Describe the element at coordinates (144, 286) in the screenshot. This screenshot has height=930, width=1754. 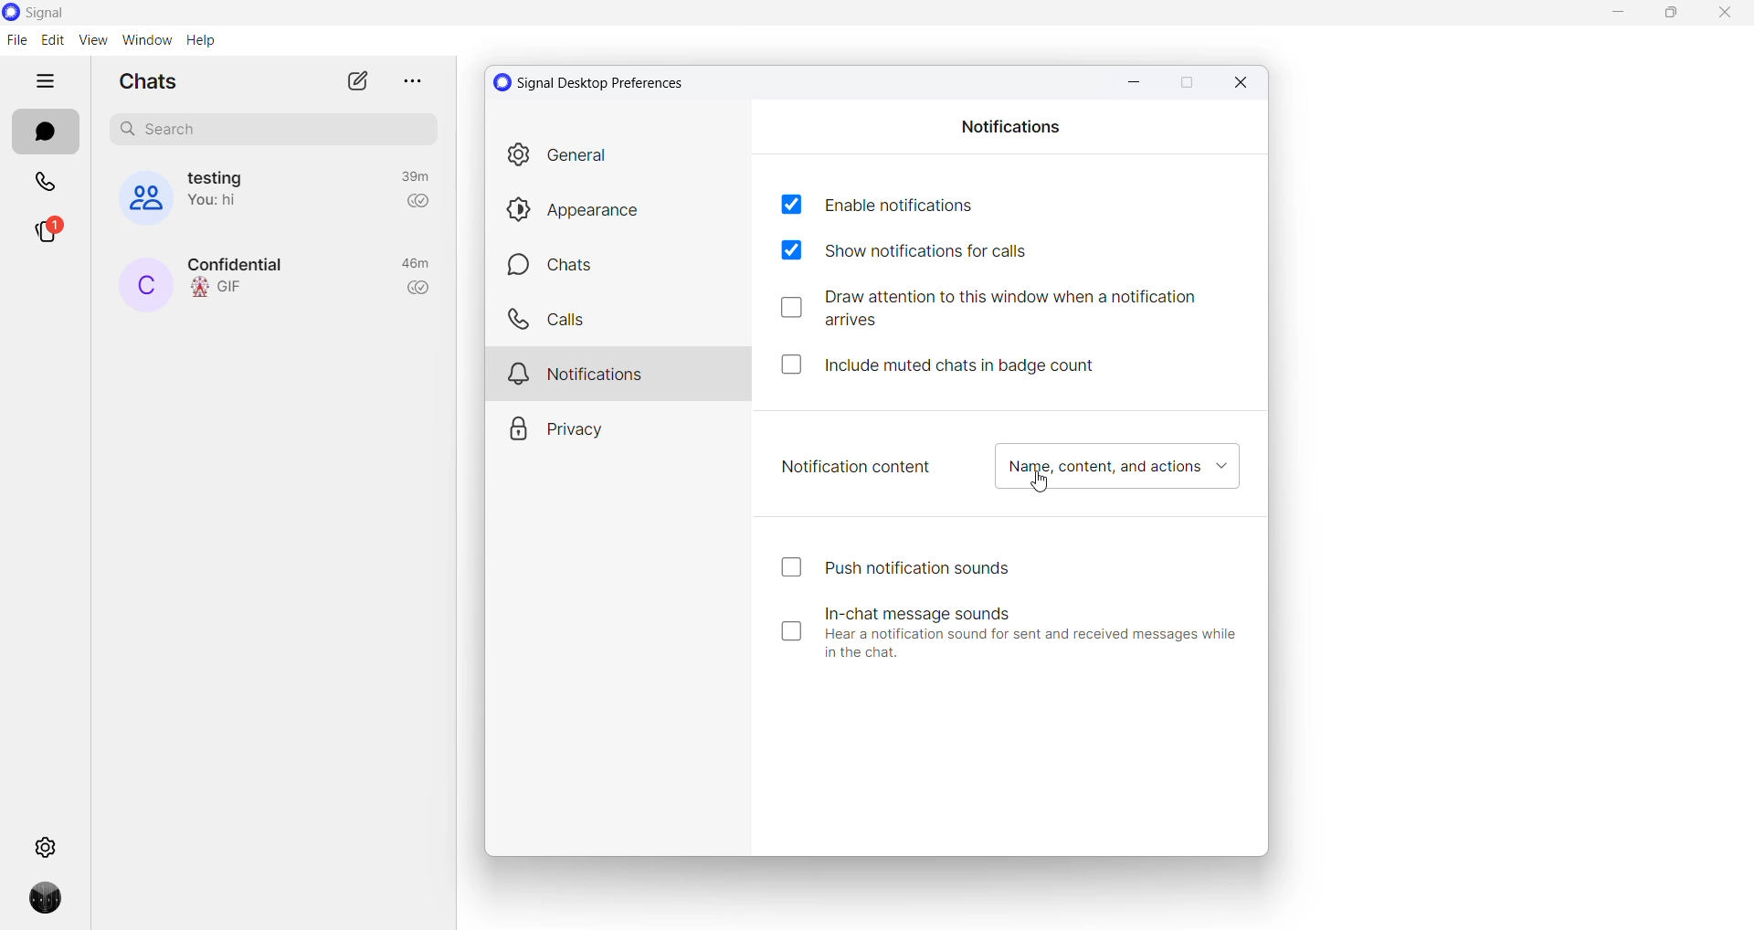
I see `contact name` at that location.